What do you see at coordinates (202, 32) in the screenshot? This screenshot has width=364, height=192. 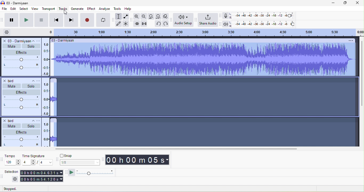 I see `click and drag to define a looping region` at bounding box center [202, 32].